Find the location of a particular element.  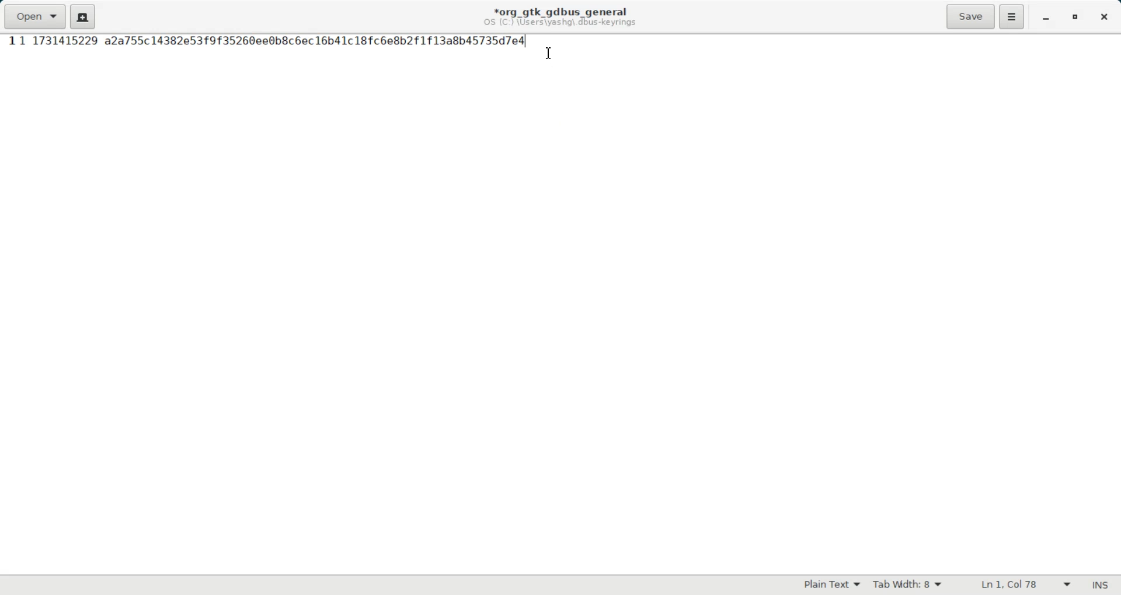

Text Wrapping is located at coordinates (1014, 585).